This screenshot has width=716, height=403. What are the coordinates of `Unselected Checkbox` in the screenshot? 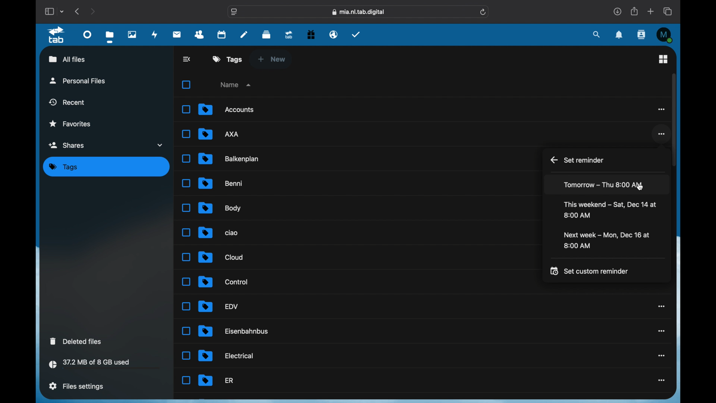 It's located at (186, 159).